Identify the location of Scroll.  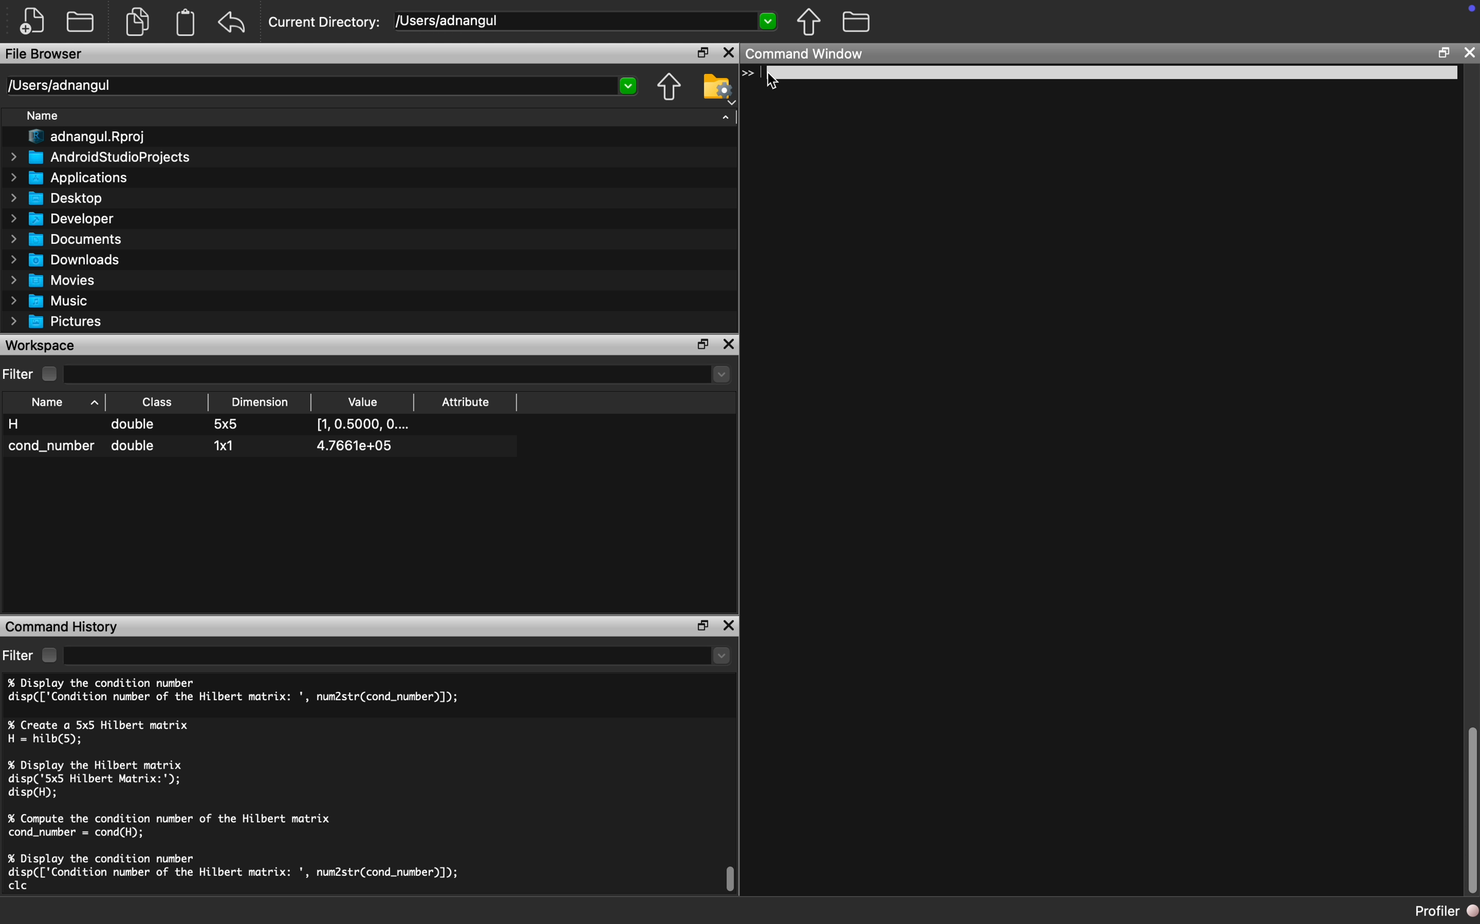
(1470, 810).